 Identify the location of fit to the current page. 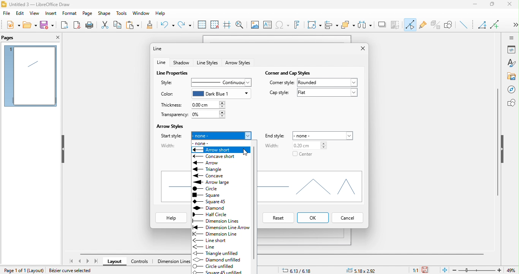
(444, 270).